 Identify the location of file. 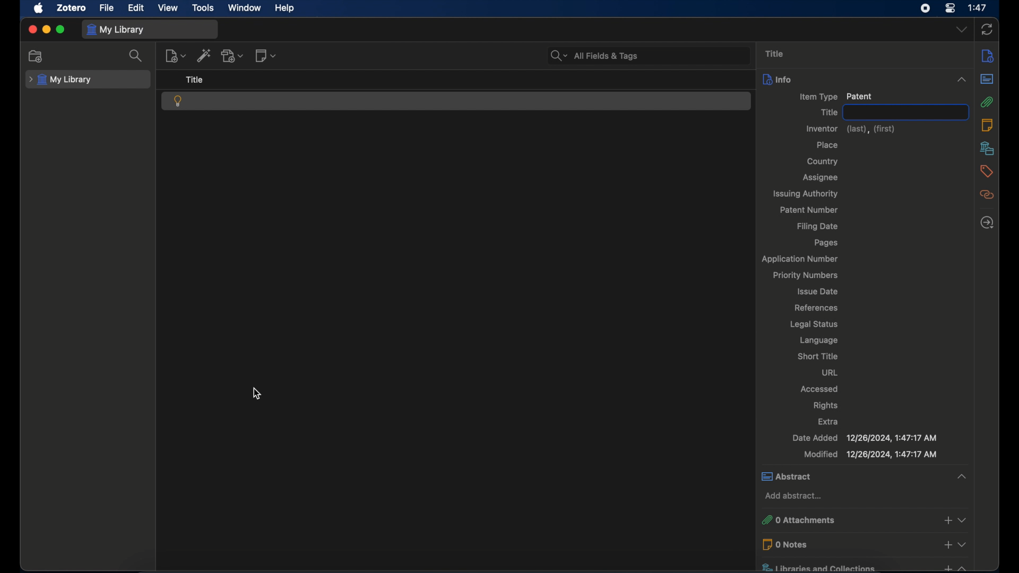
(108, 8).